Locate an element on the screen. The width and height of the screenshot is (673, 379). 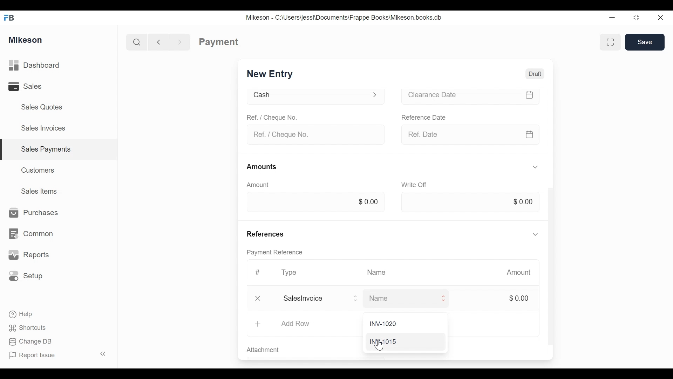
Sales Quotes is located at coordinates (39, 107).